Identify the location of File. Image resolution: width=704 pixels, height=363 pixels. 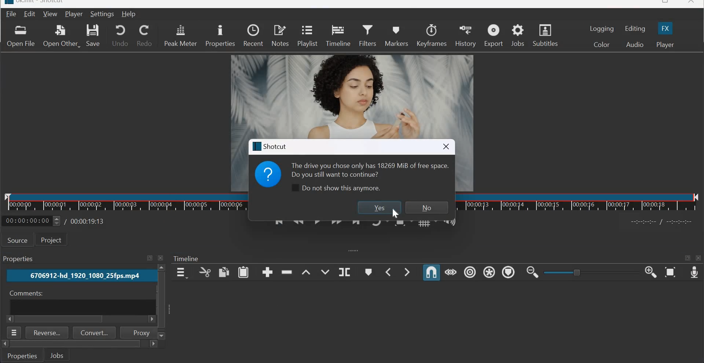
(10, 14).